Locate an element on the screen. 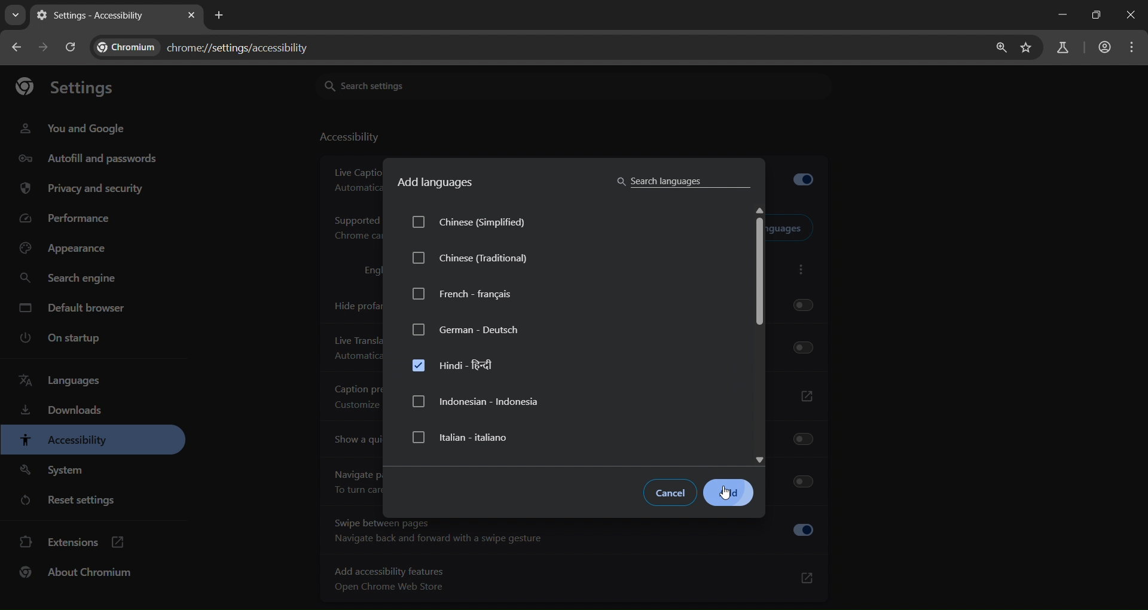  close is located at coordinates (1129, 16).